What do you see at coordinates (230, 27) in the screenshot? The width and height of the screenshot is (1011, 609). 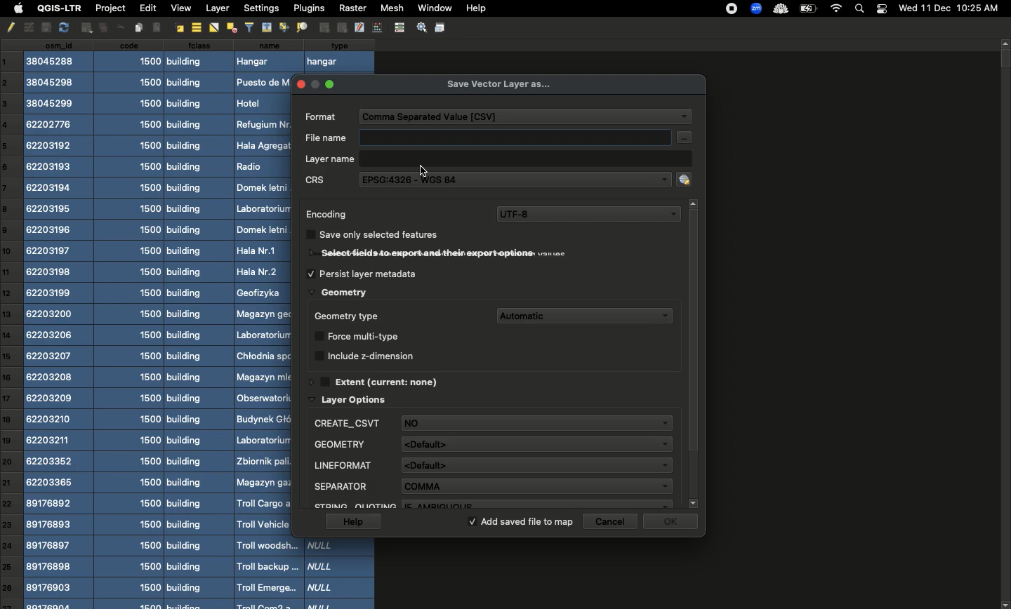 I see `Distribute Objects Evenly` at bounding box center [230, 27].